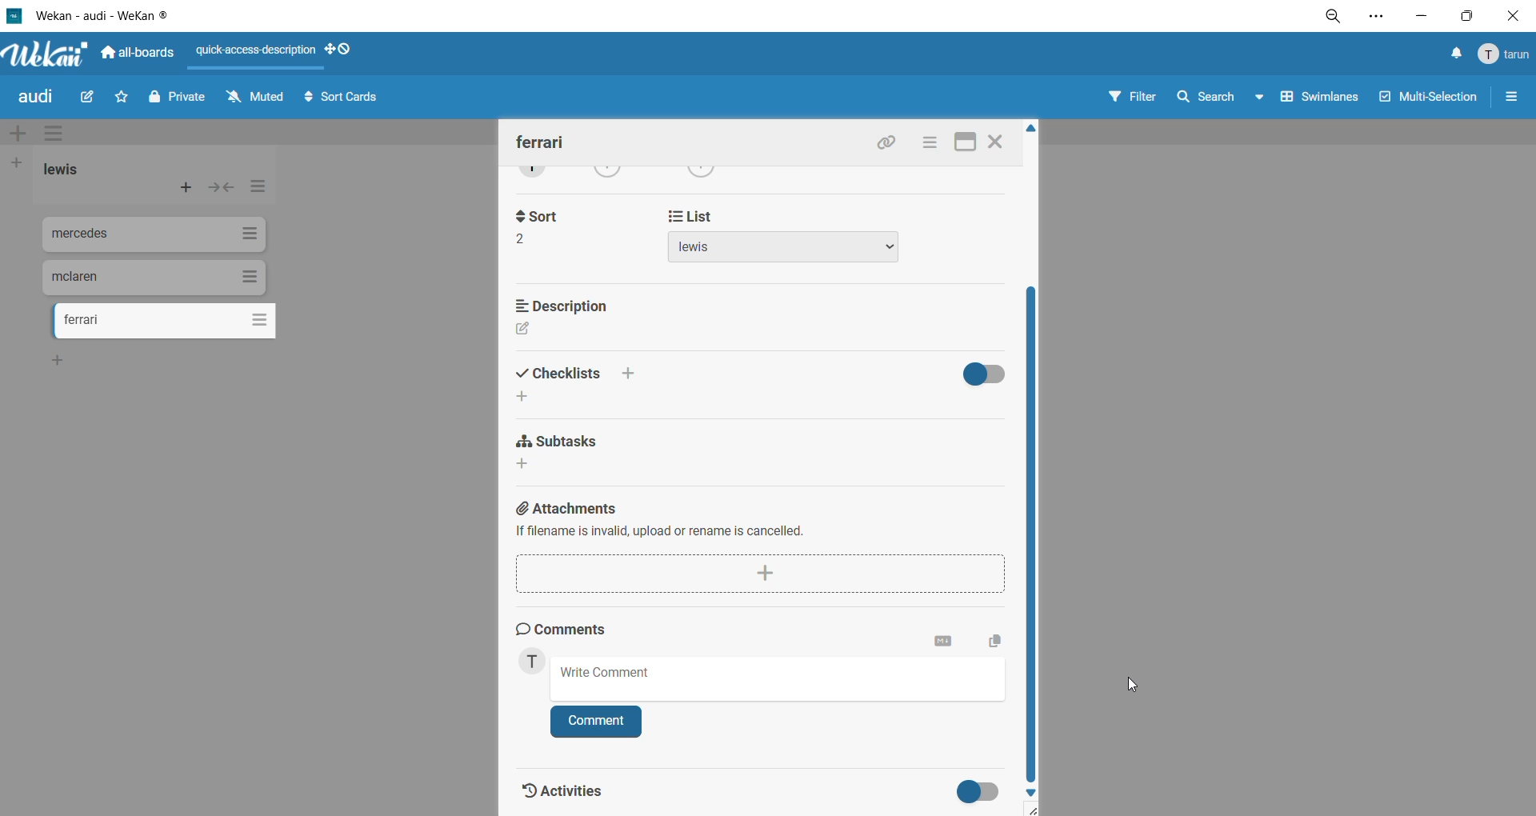  What do you see at coordinates (598, 720) in the screenshot?
I see `comment` at bounding box center [598, 720].